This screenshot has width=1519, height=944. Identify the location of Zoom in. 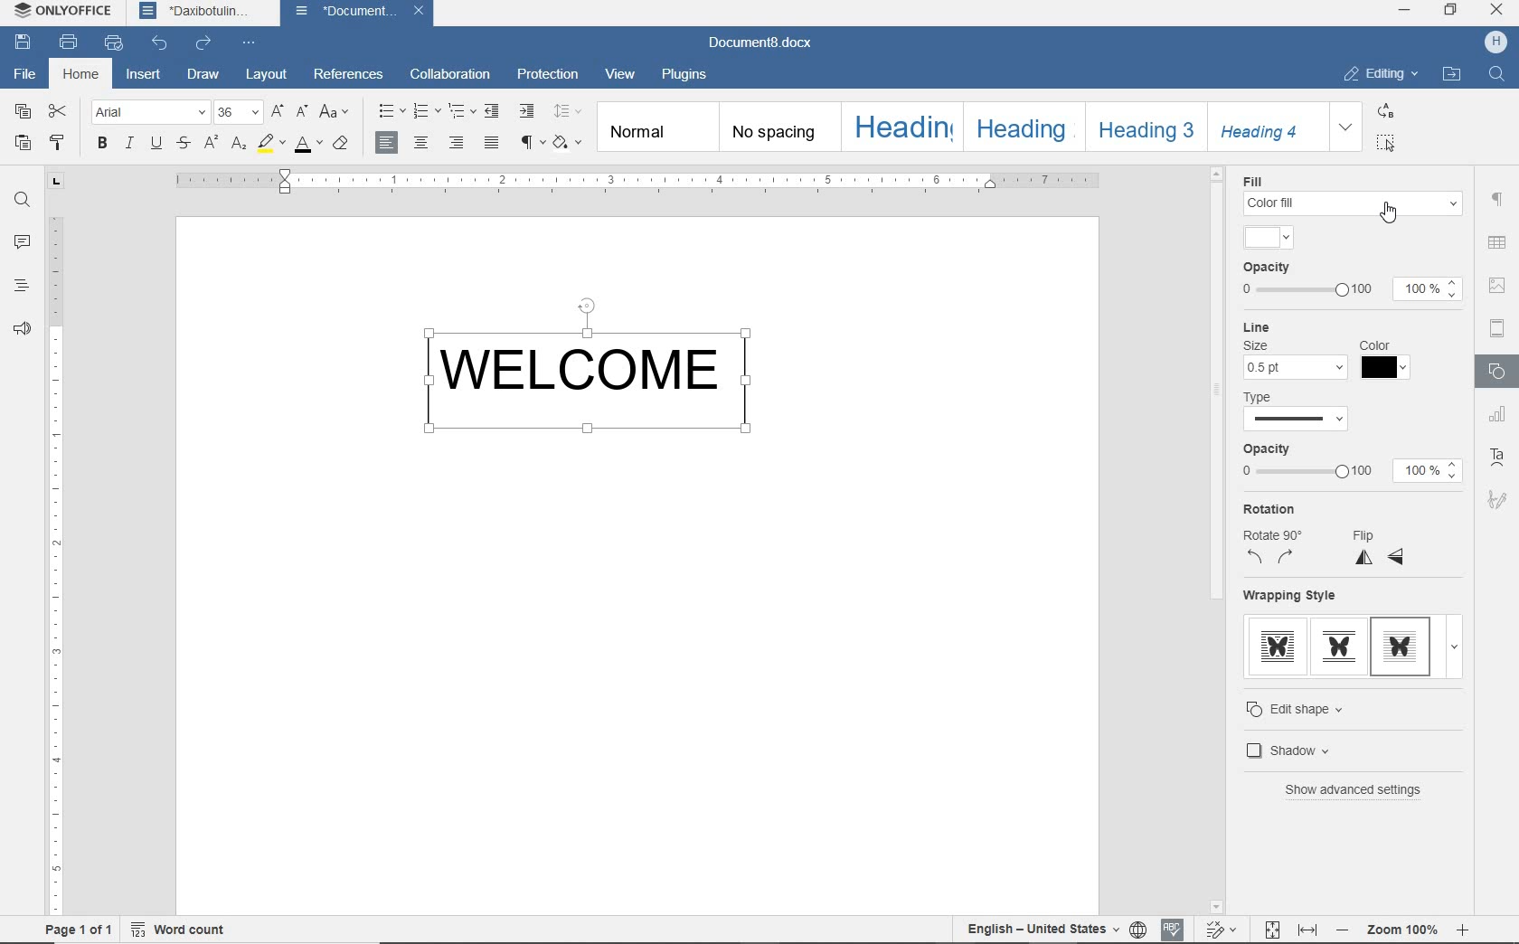
(1463, 930).